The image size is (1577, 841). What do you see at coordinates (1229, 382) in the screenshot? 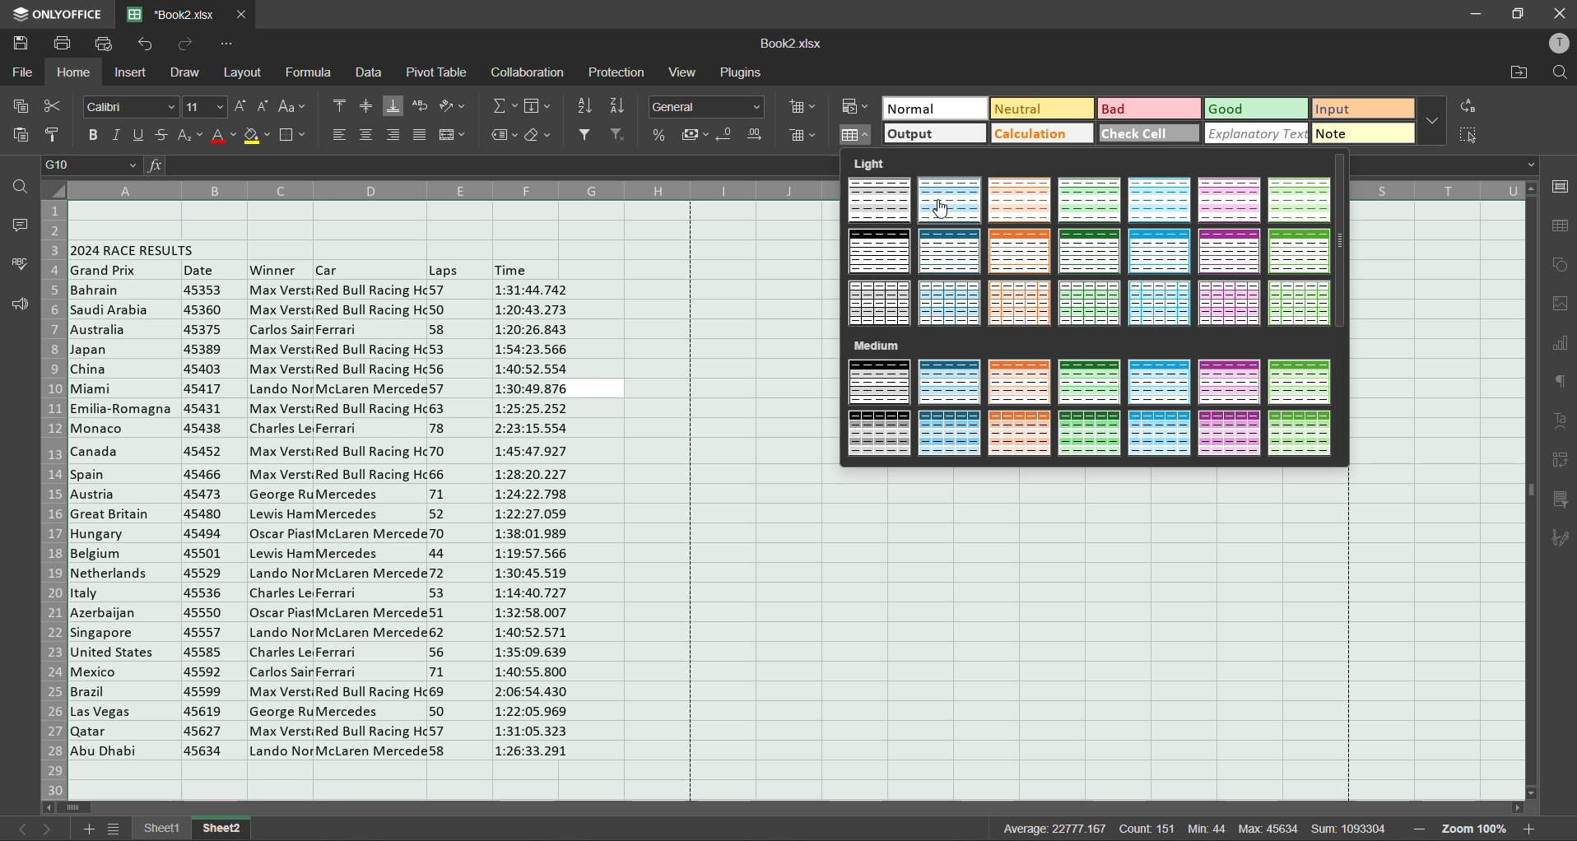
I see `table style medium 6` at bounding box center [1229, 382].